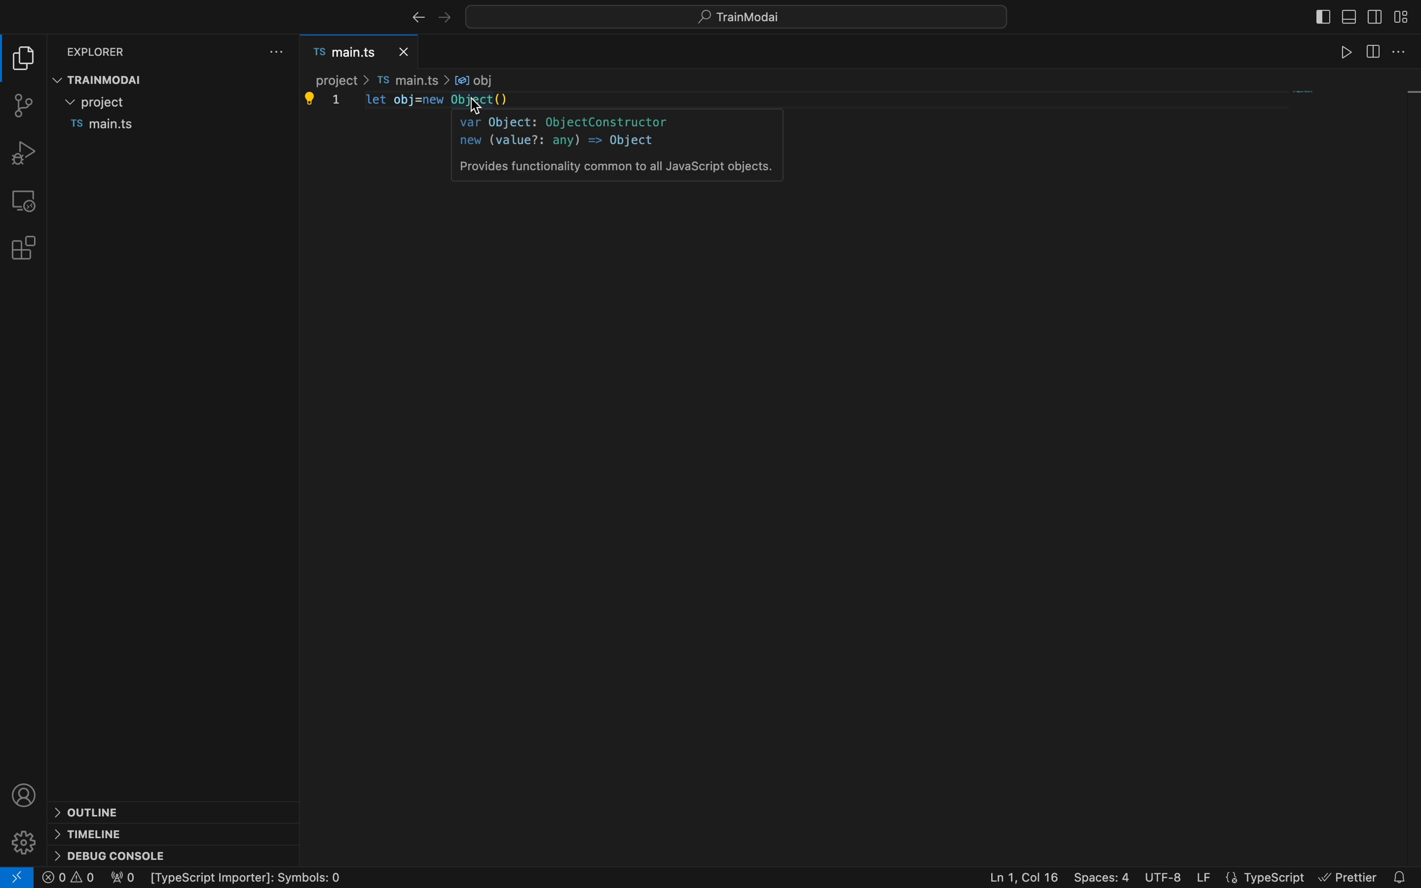 The width and height of the screenshot is (1421, 888). Describe the element at coordinates (23, 200) in the screenshot. I see `remote explore` at that location.